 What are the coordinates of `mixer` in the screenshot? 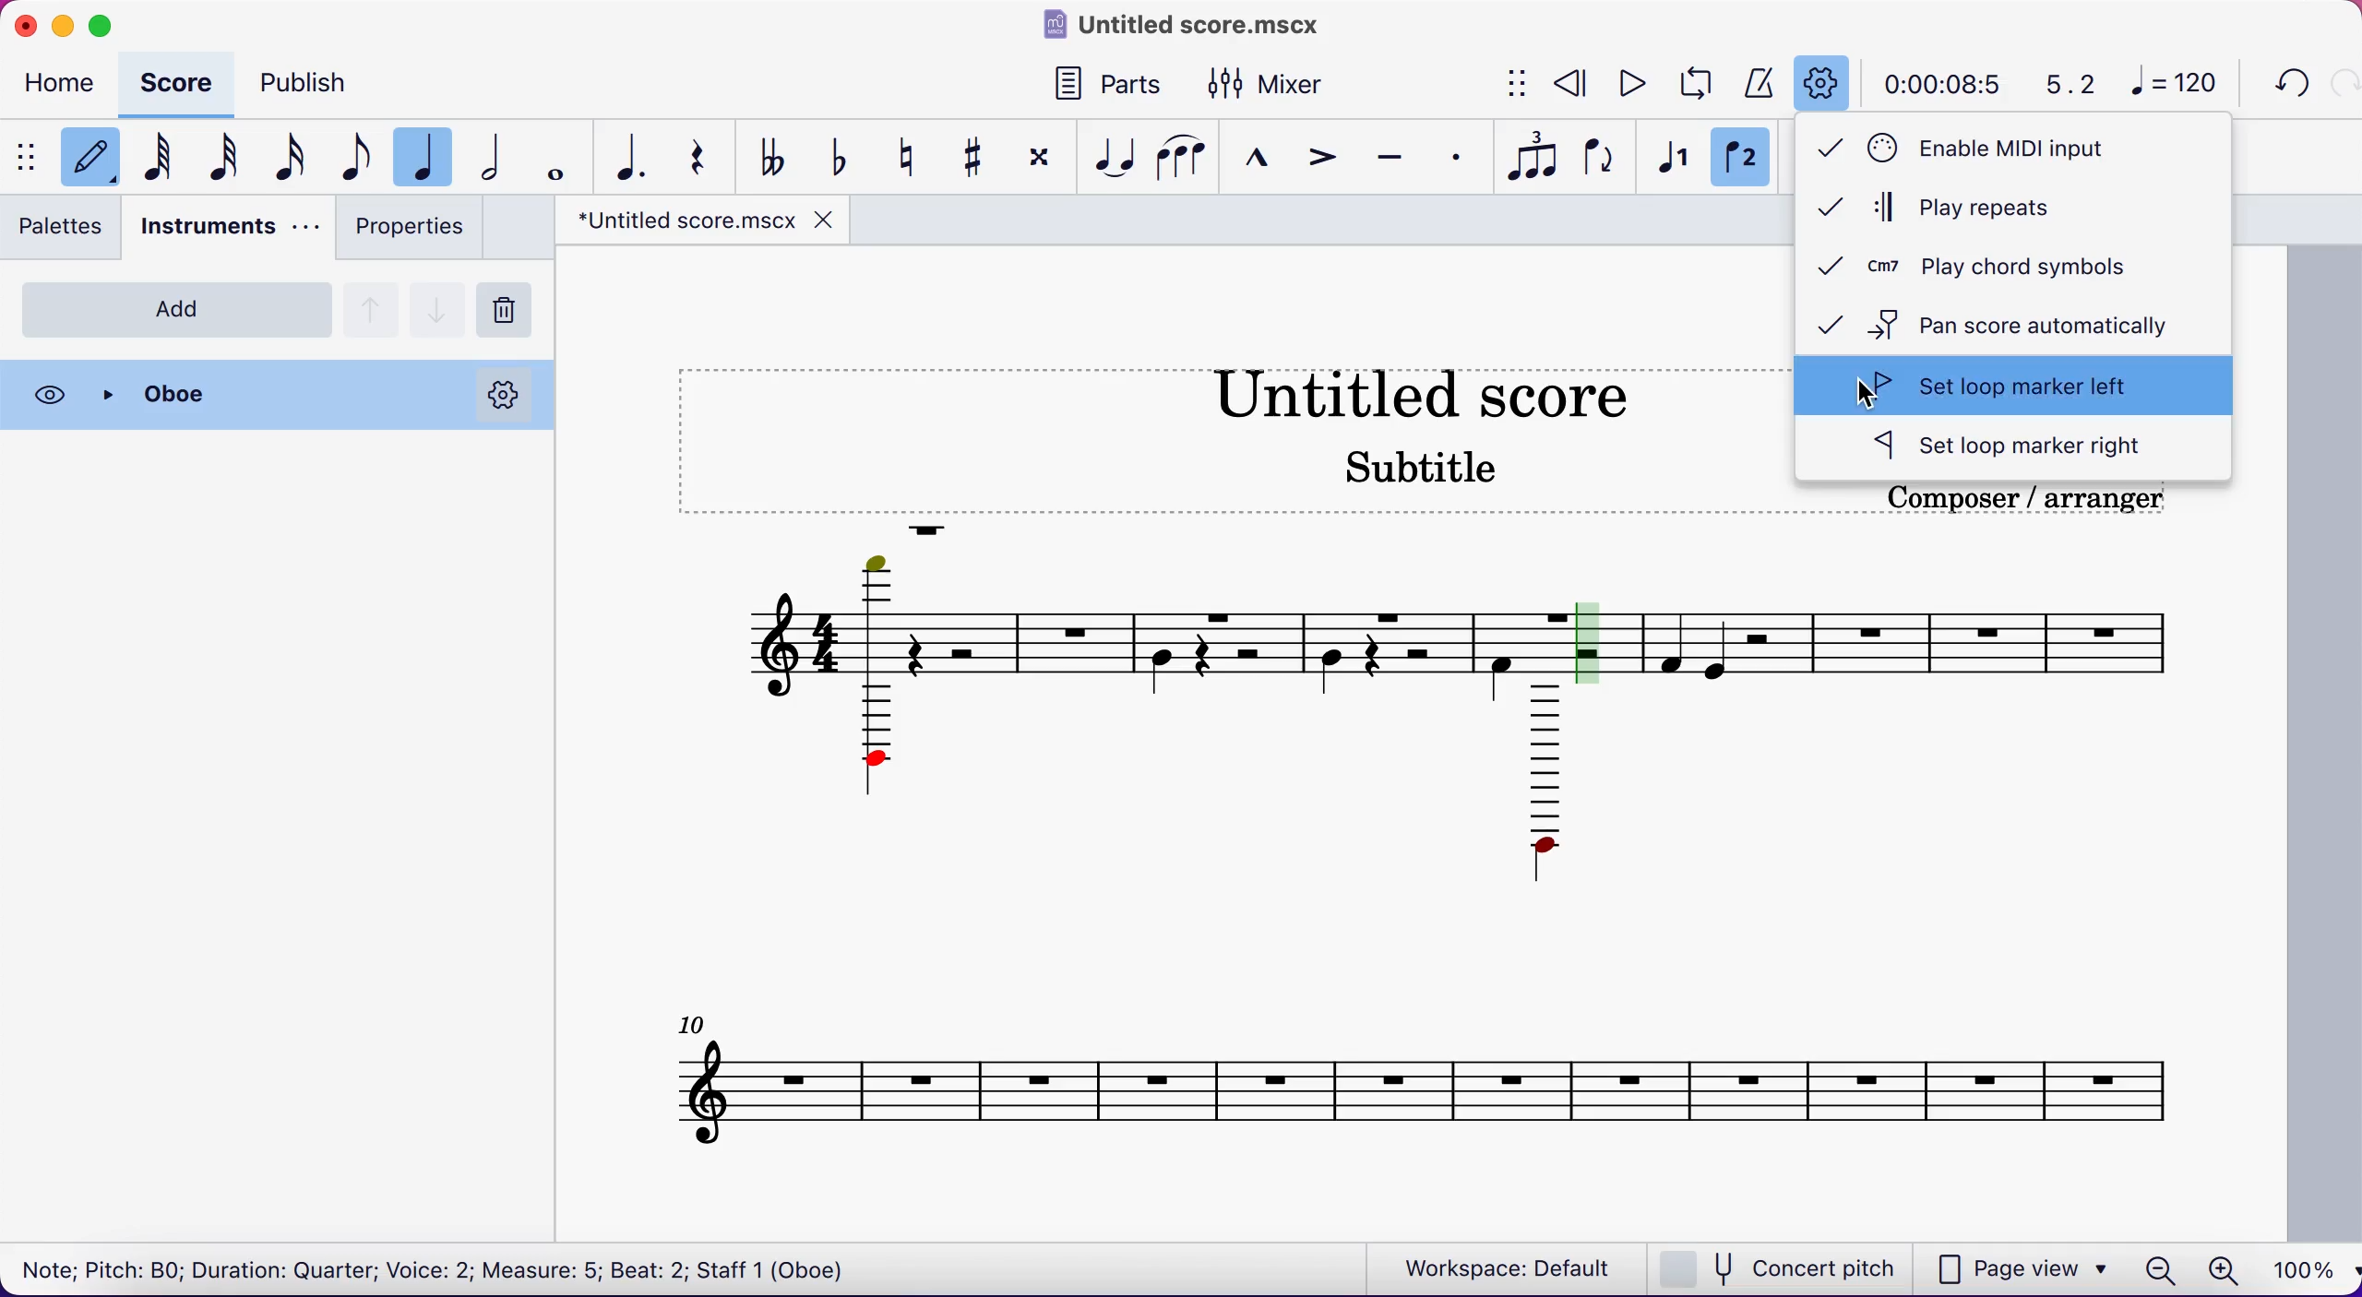 It's located at (1286, 81).